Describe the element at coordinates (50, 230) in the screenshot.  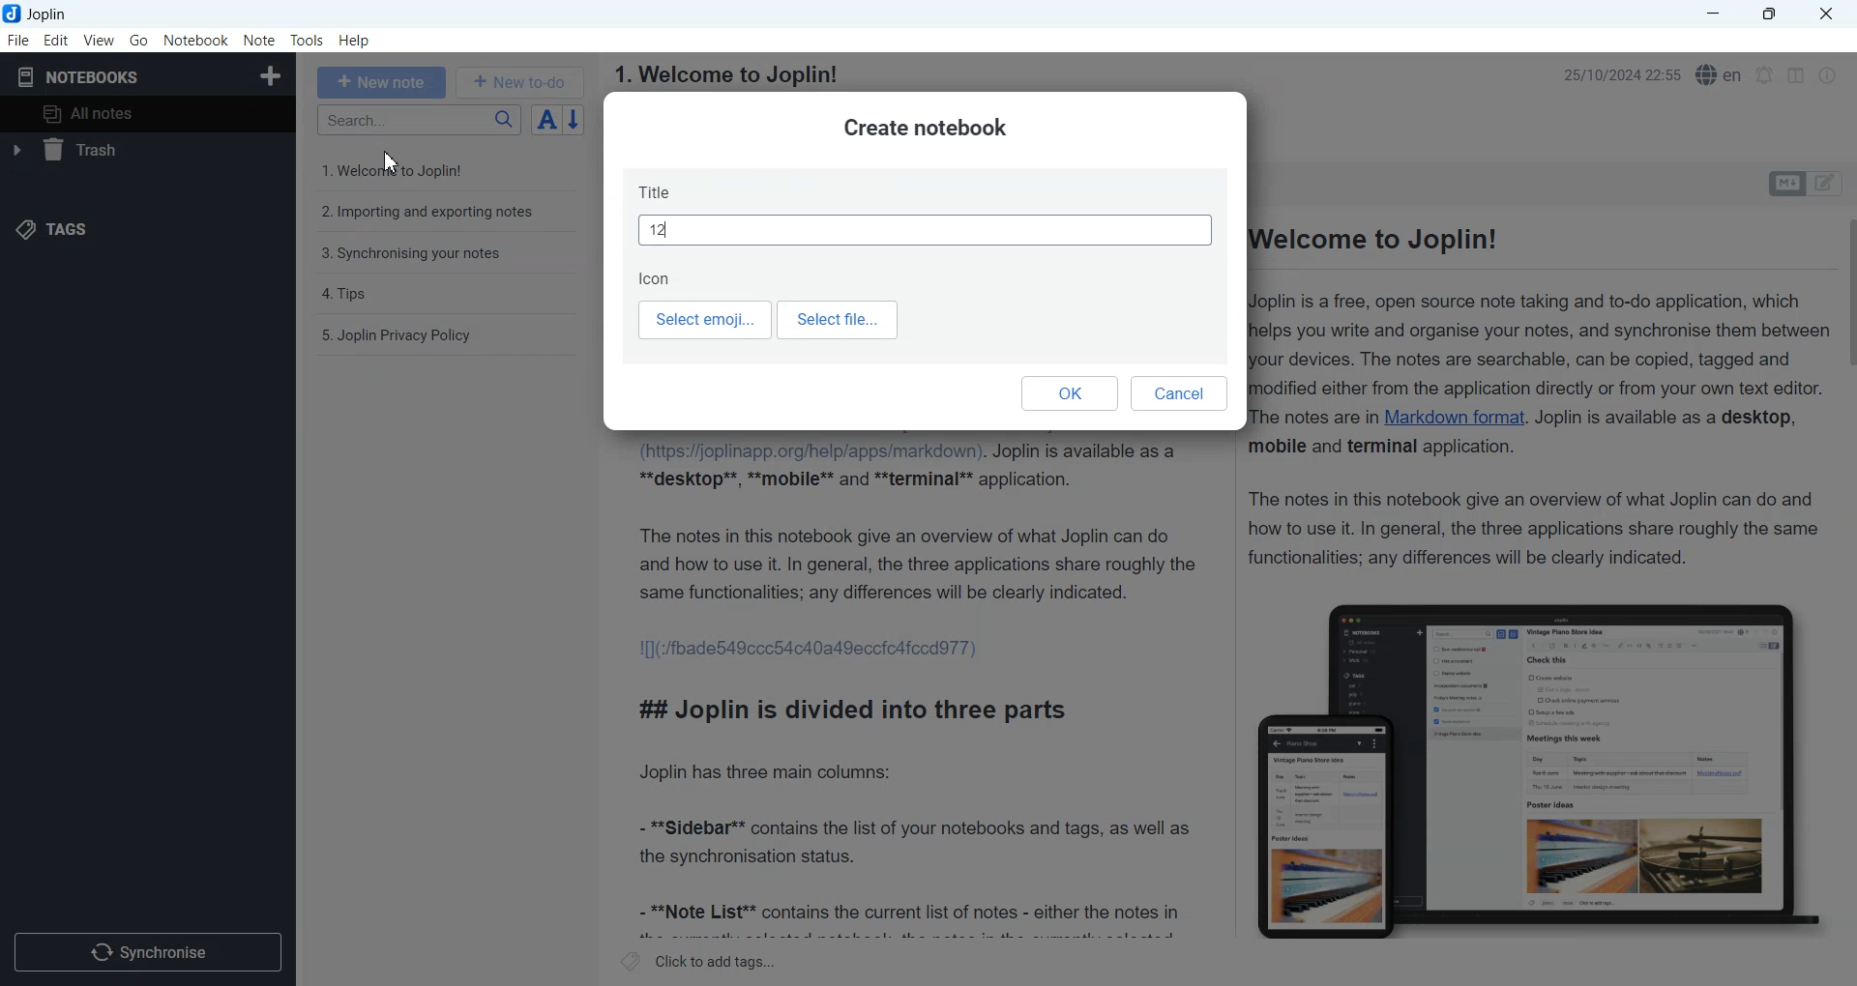
I see `Tags` at that location.